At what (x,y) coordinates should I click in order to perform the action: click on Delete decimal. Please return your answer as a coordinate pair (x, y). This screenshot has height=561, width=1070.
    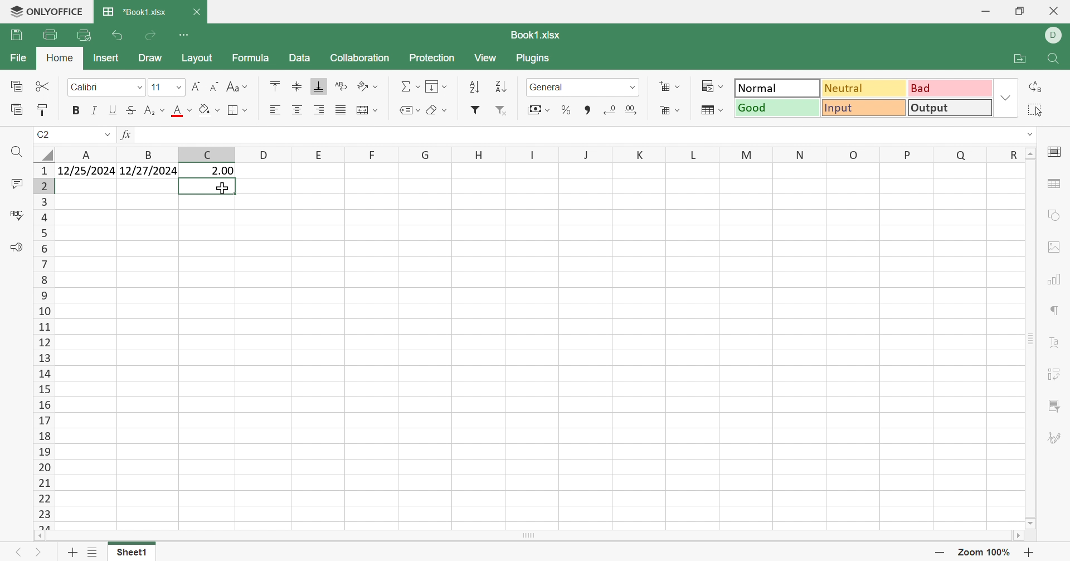
    Looking at the image, I should click on (610, 108).